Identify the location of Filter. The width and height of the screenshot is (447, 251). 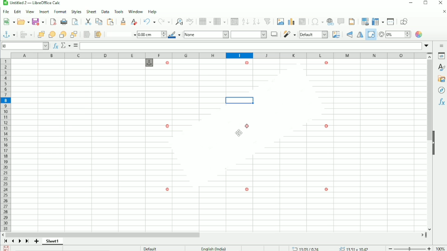
(289, 34).